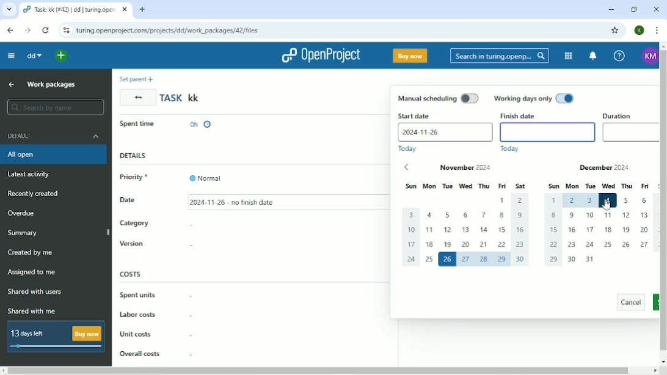 This screenshot has height=375, width=667. Describe the element at coordinates (413, 167) in the screenshot. I see `previous dates` at that location.